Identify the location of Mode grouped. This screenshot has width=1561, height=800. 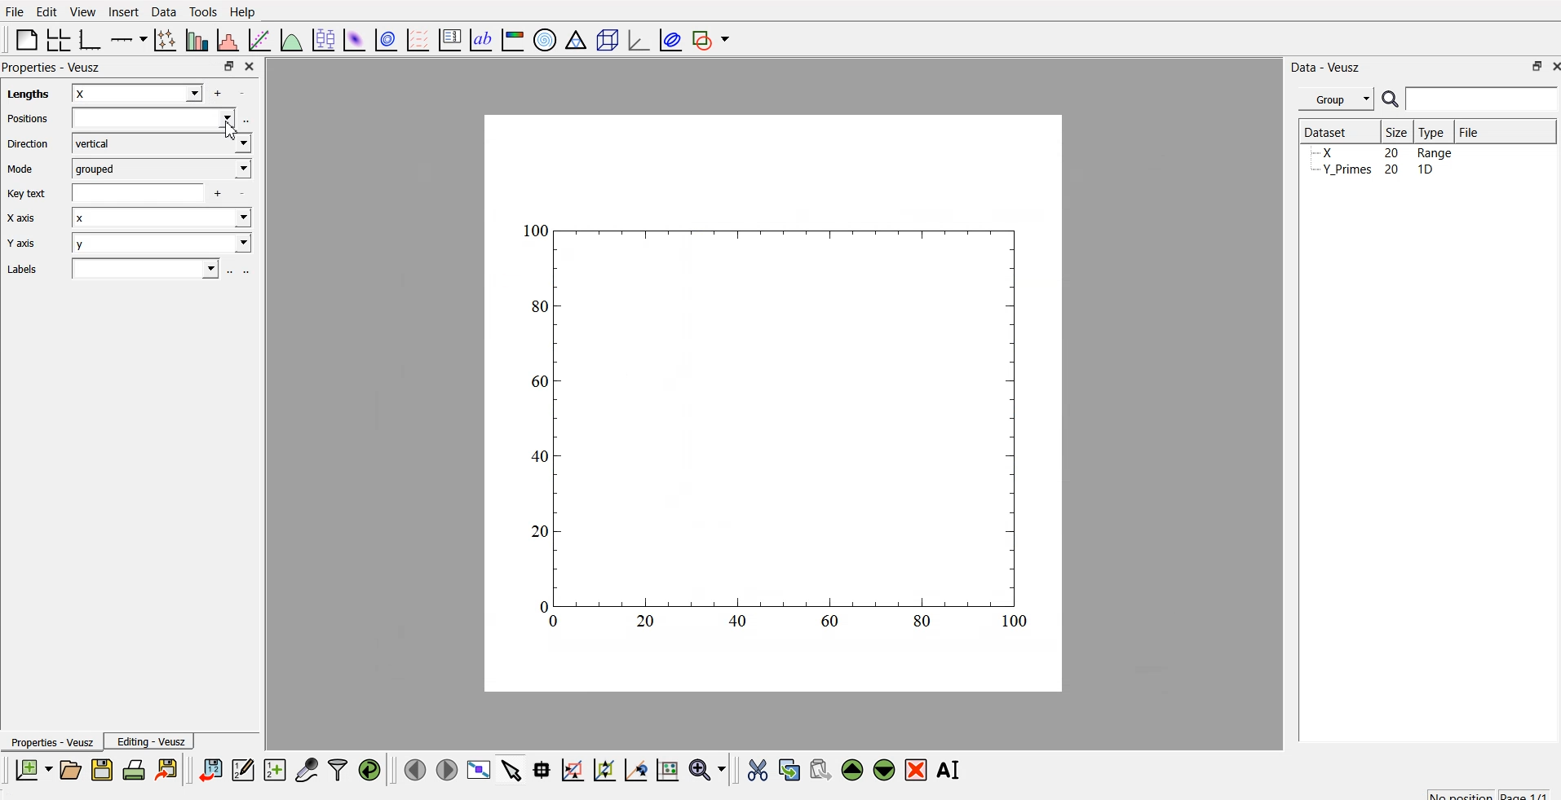
(129, 168).